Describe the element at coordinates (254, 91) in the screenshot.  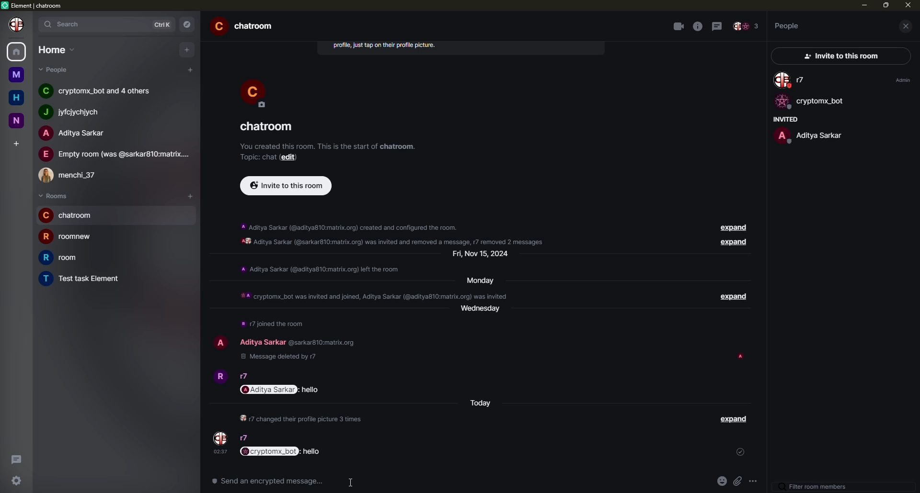
I see `profile` at that location.